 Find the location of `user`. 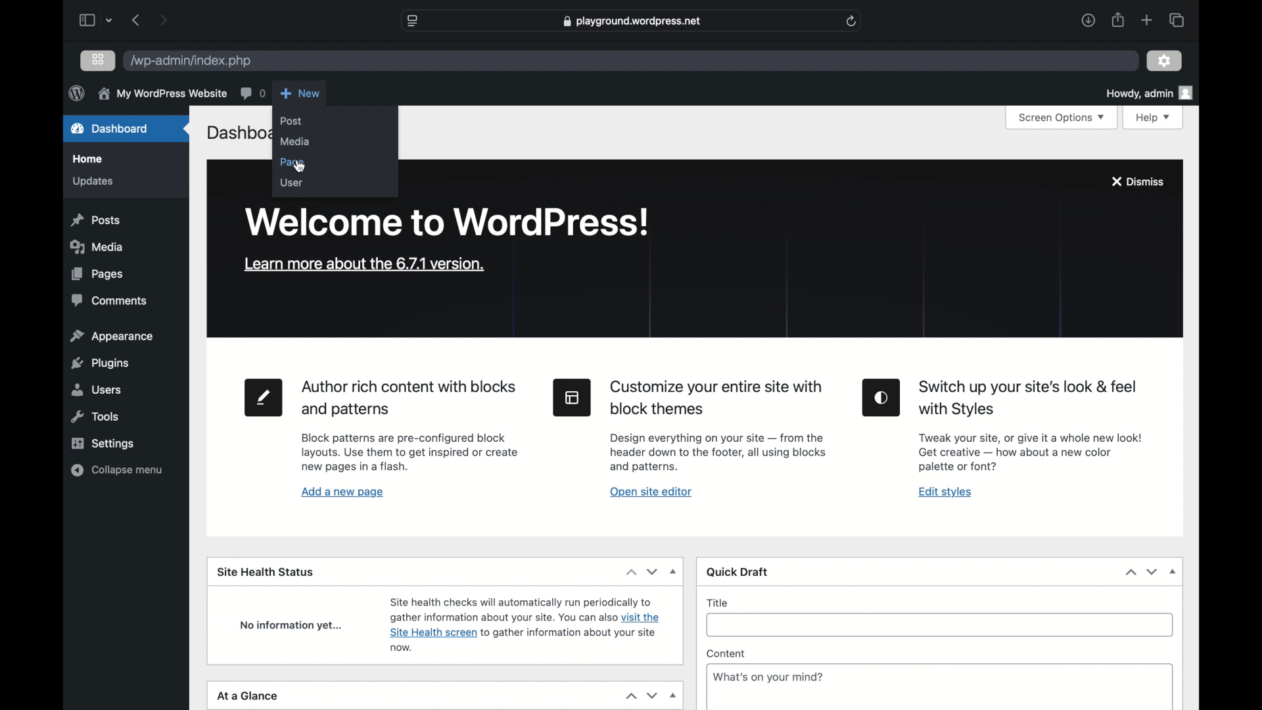

user is located at coordinates (292, 183).